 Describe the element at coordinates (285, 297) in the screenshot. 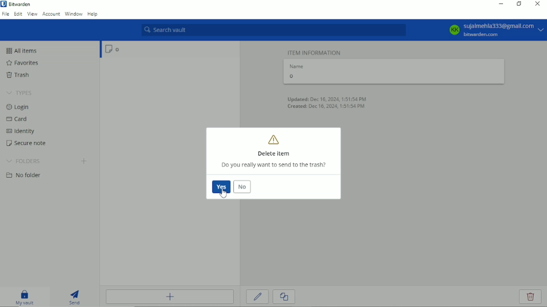

I see `Clone` at that location.